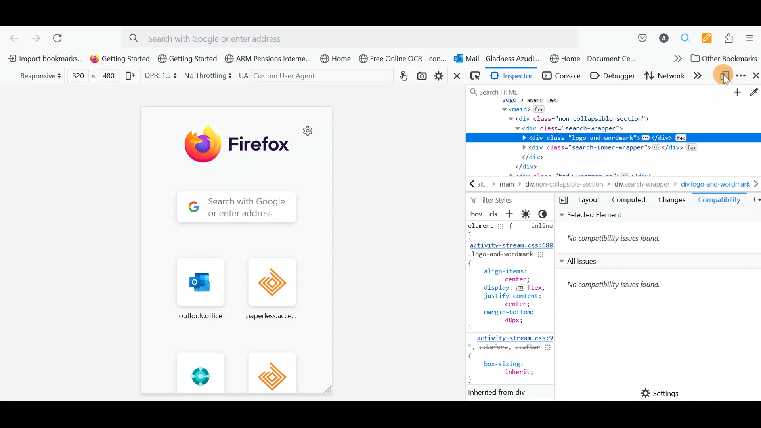 The image size is (761, 428). I want to click on More tabs, so click(702, 77).